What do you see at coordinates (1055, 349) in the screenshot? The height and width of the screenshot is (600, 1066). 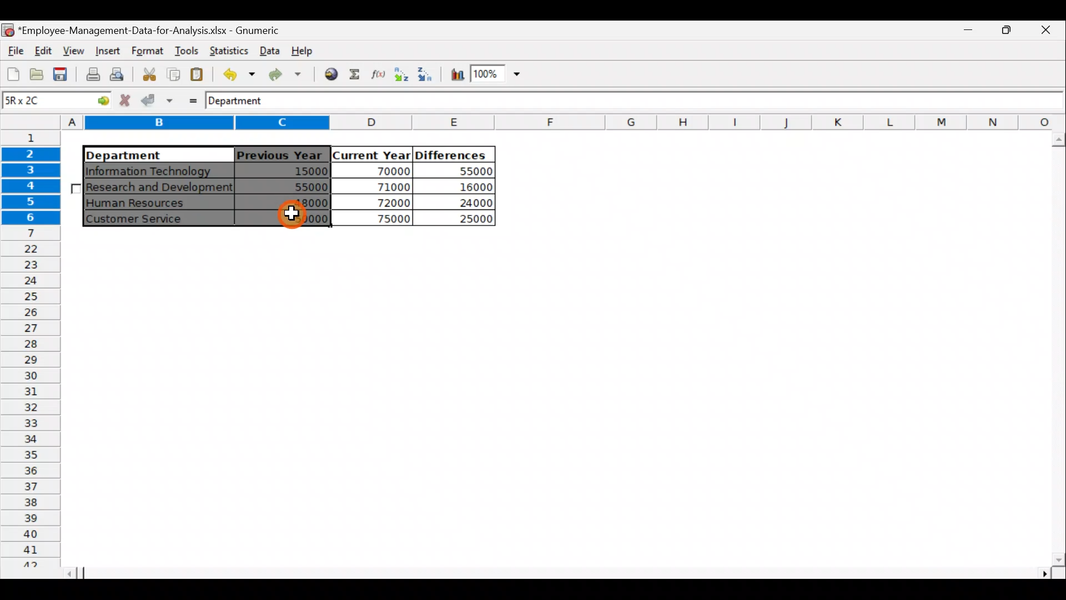 I see `Scroll bar` at bounding box center [1055, 349].